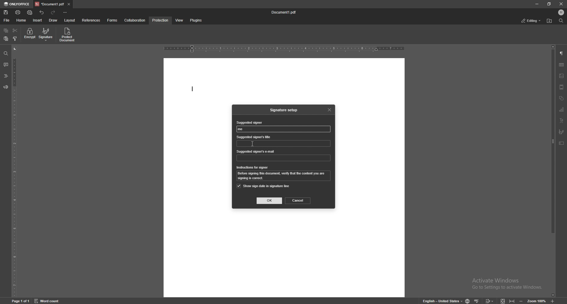 The image size is (567, 304). What do you see at coordinates (561, 87) in the screenshot?
I see `header and footer` at bounding box center [561, 87].